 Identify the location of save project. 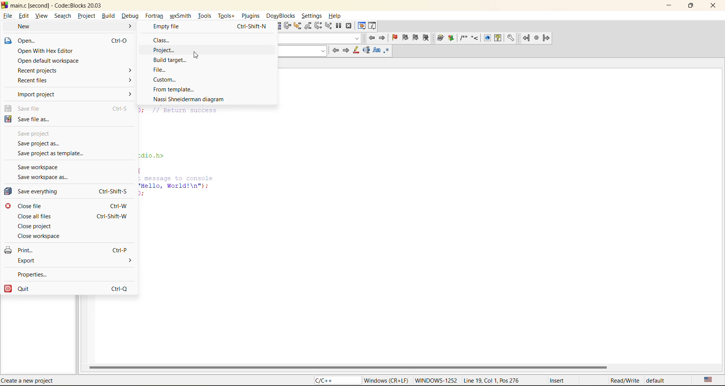
(36, 133).